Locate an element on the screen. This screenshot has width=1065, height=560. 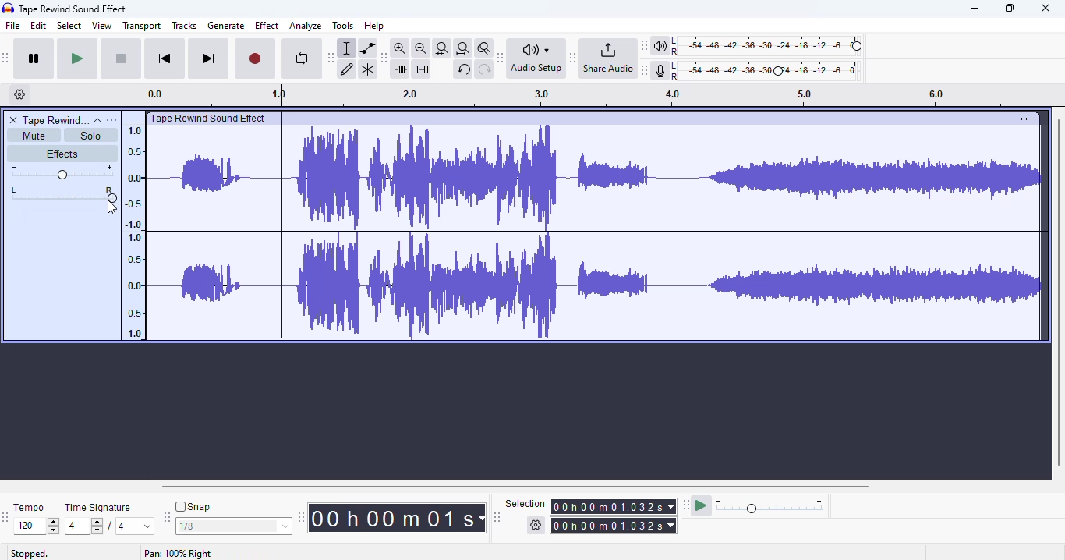
transport is located at coordinates (142, 26).